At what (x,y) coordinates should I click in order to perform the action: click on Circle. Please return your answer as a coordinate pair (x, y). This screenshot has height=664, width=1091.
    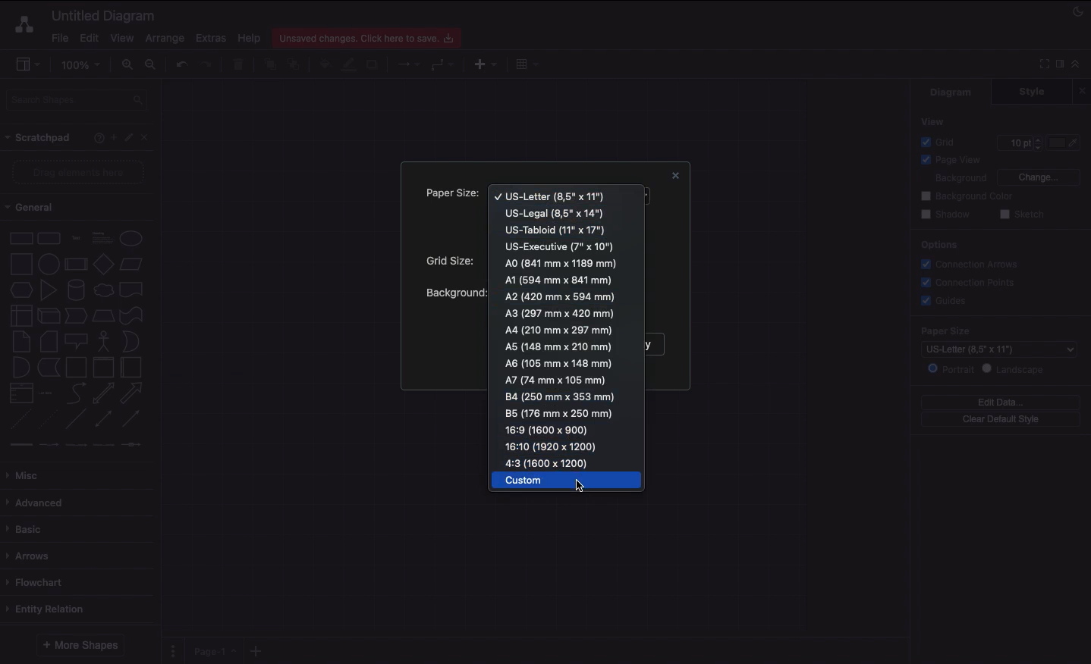
    Looking at the image, I should click on (49, 262).